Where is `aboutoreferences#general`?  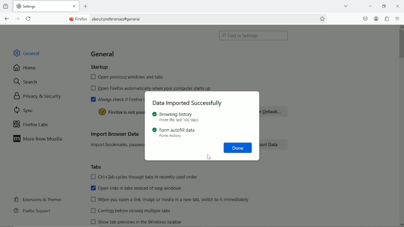
aboutoreferences#general is located at coordinates (116, 19).